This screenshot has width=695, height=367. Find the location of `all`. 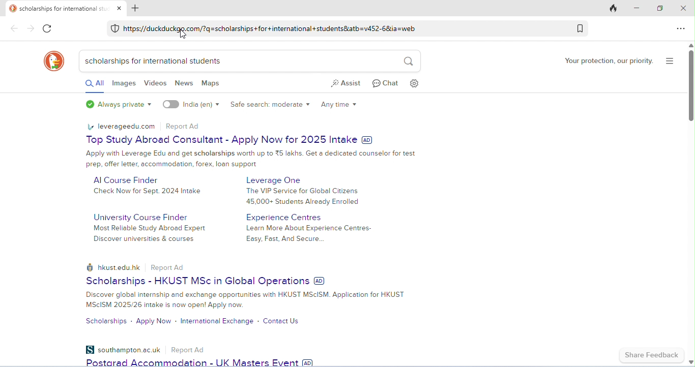

all is located at coordinates (95, 86).